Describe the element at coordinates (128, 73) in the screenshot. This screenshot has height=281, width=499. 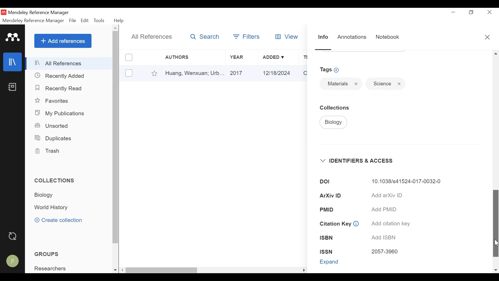
I see `(un)select` at that location.